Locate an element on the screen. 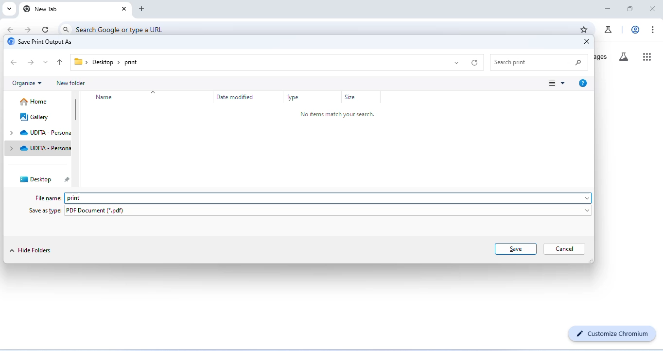 The width and height of the screenshot is (663, 351). name is located at coordinates (105, 98).